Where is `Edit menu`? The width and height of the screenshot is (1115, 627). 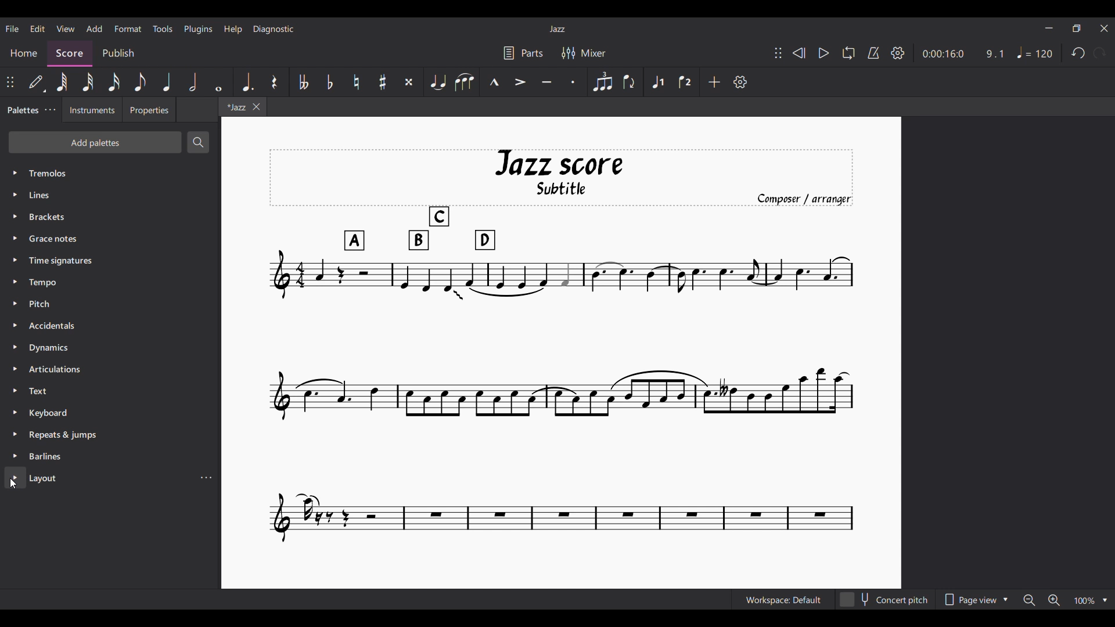
Edit menu is located at coordinates (38, 29).